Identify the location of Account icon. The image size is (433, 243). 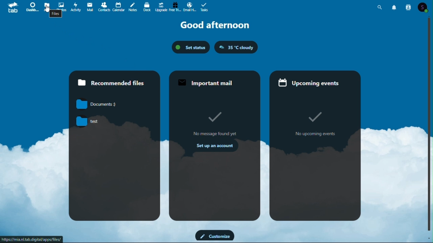
(424, 7).